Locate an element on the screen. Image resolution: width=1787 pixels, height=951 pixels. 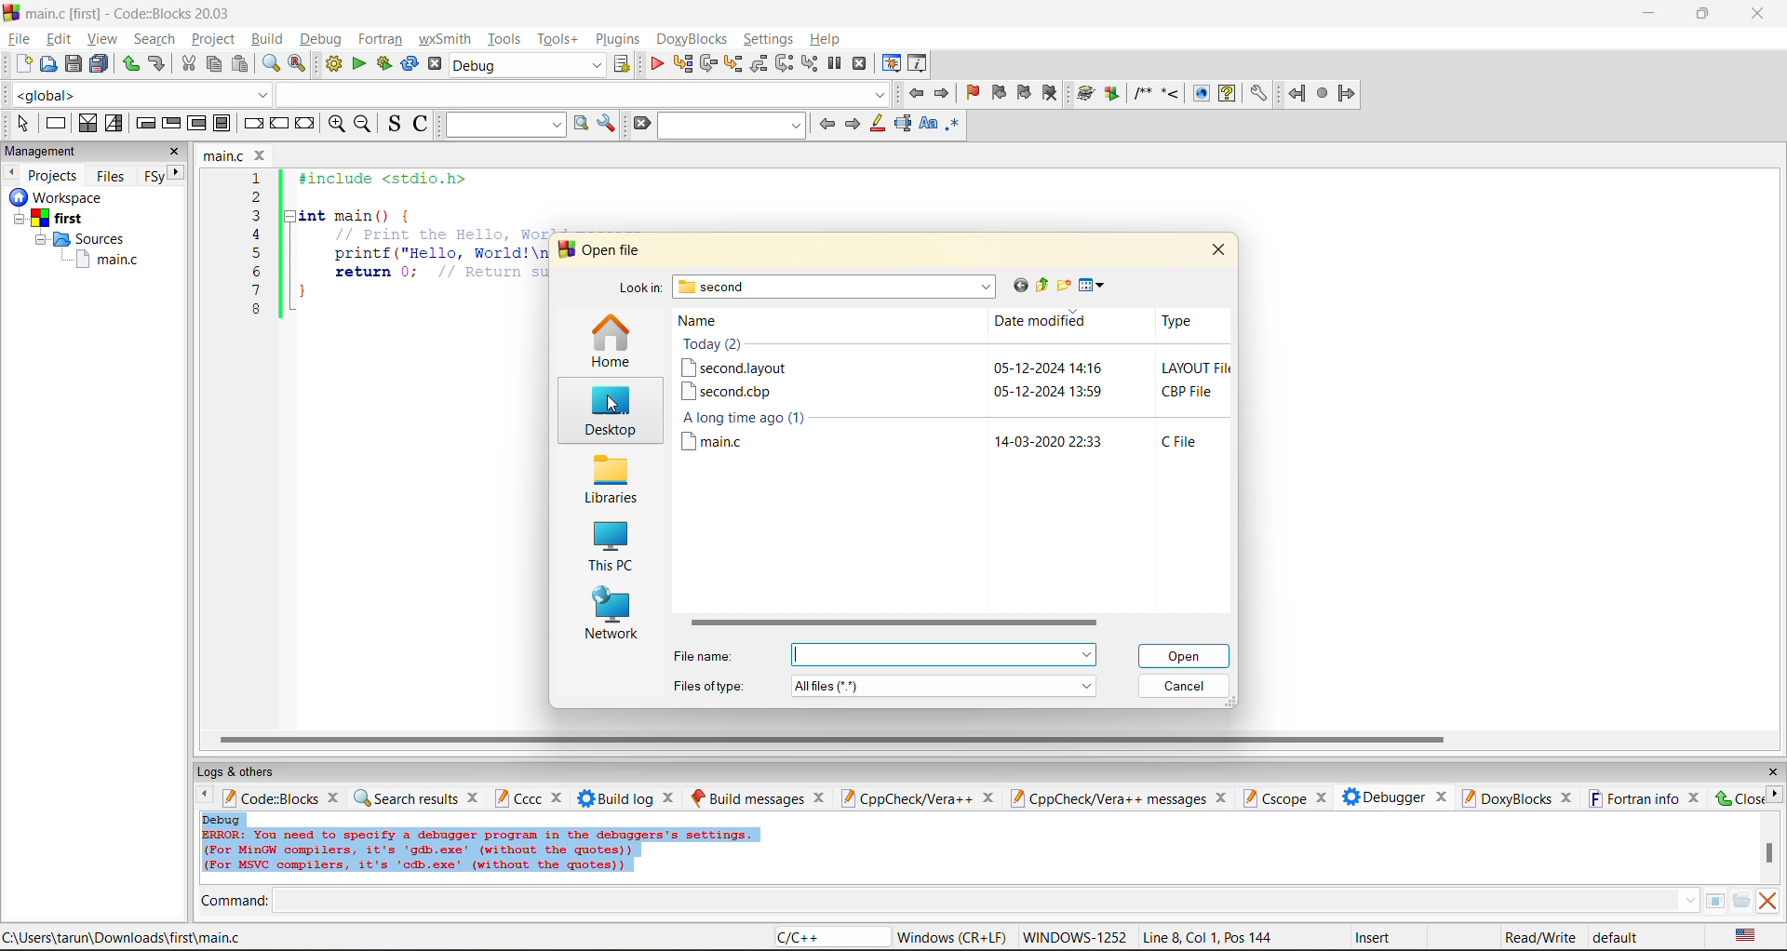
this pc is located at coordinates (609, 549).